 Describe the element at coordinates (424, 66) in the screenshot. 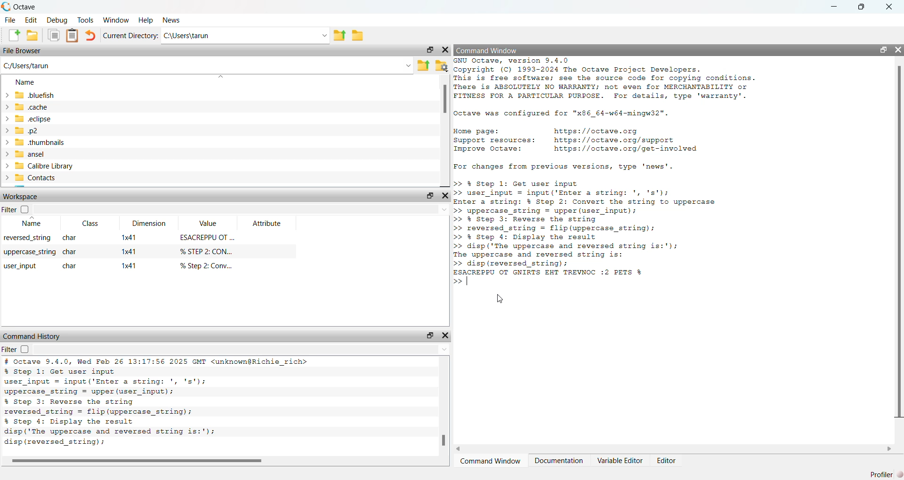

I see `one directory up` at that location.